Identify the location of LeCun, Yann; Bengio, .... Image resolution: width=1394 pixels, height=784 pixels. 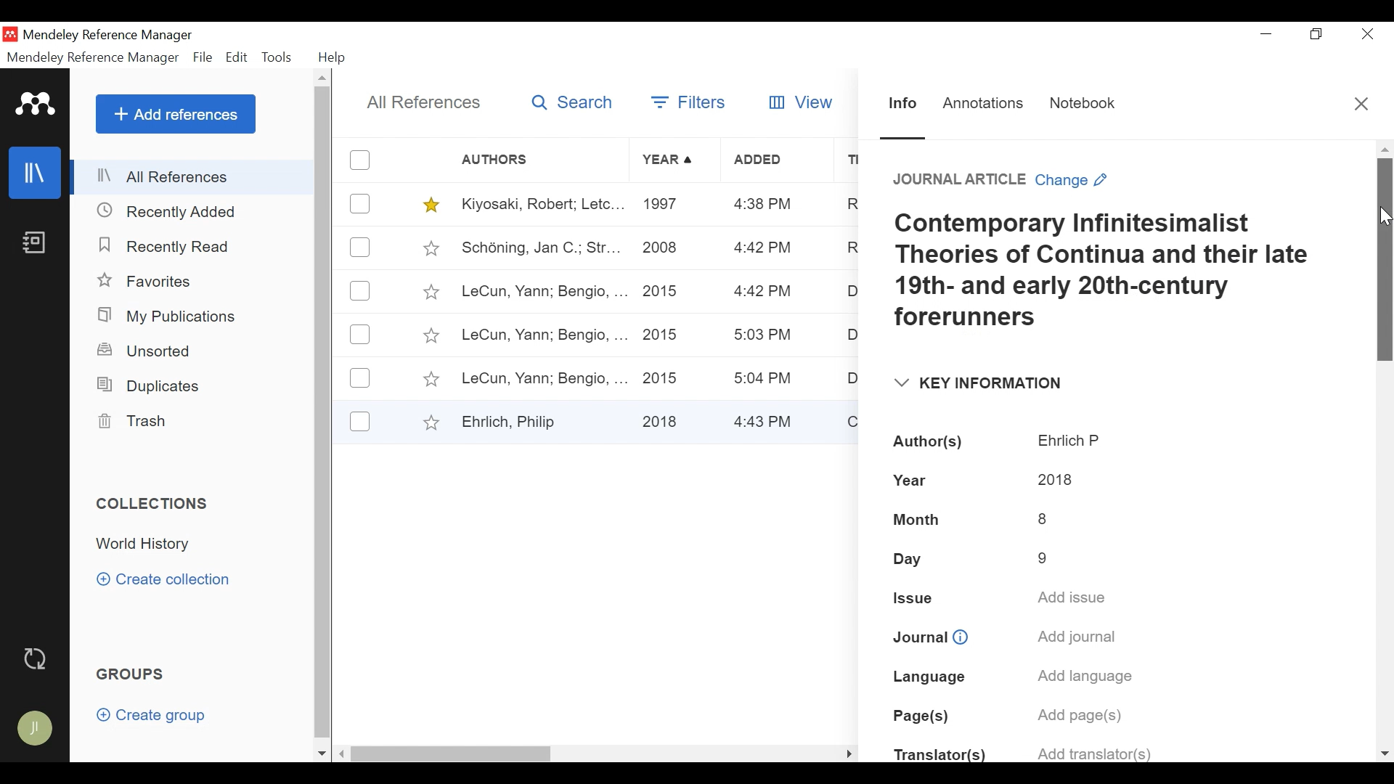
(543, 293).